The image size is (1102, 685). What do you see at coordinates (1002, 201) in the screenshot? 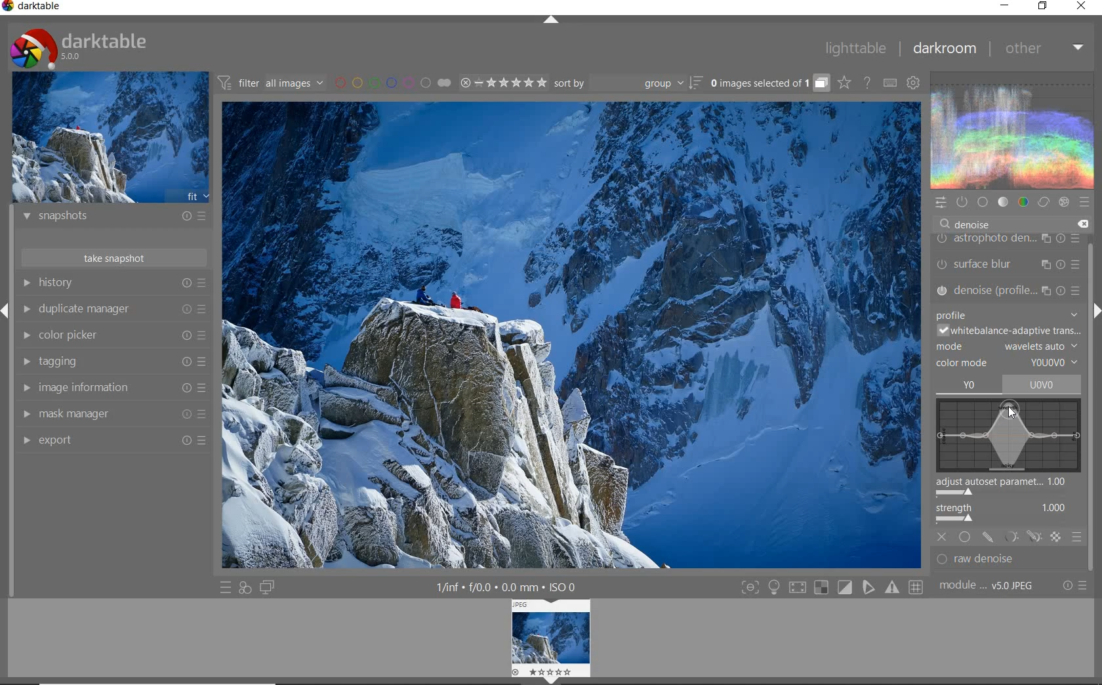
I see `tone` at bounding box center [1002, 201].